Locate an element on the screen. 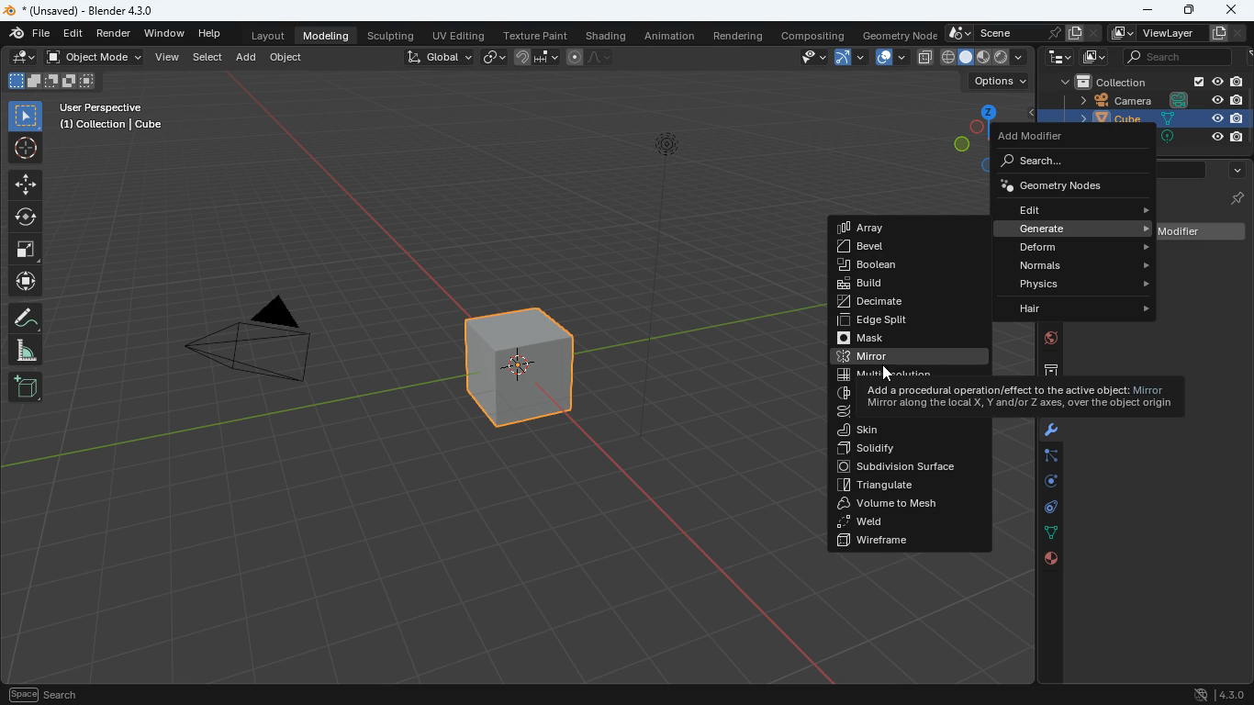 The width and height of the screenshot is (1254, 705). cube is located at coordinates (1096, 117).